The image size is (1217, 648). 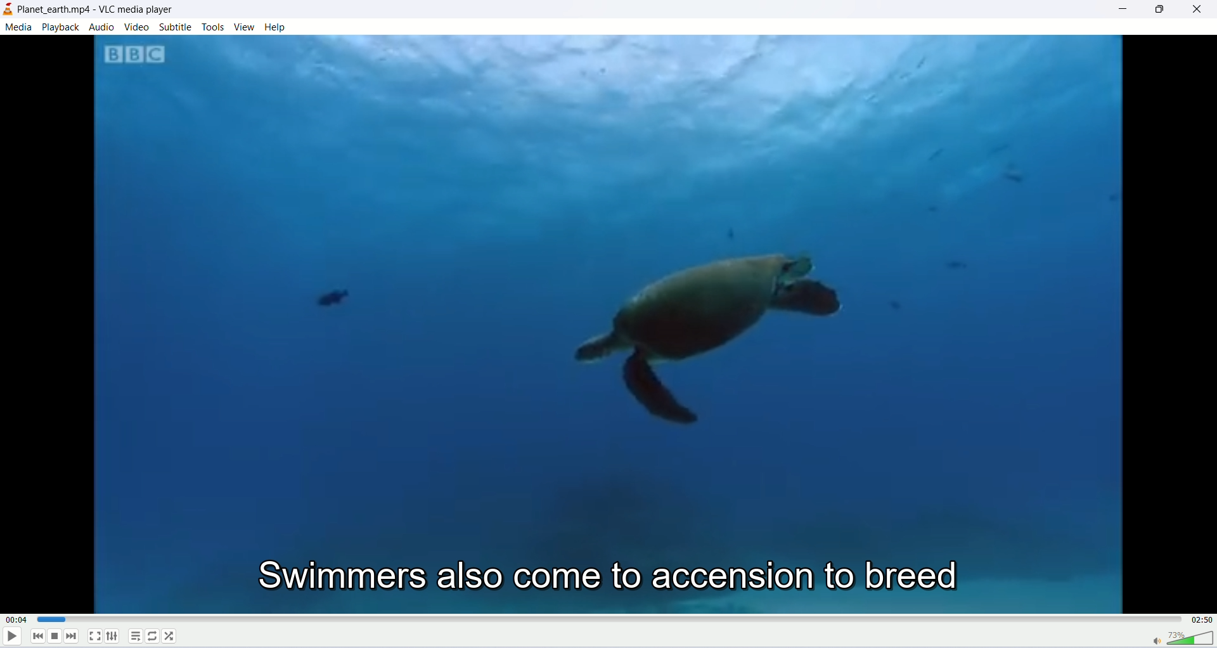 What do you see at coordinates (607, 583) in the screenshot?
I see `swimmers also come to accension to breed (subtitle)` at bounding box center [607, 583].